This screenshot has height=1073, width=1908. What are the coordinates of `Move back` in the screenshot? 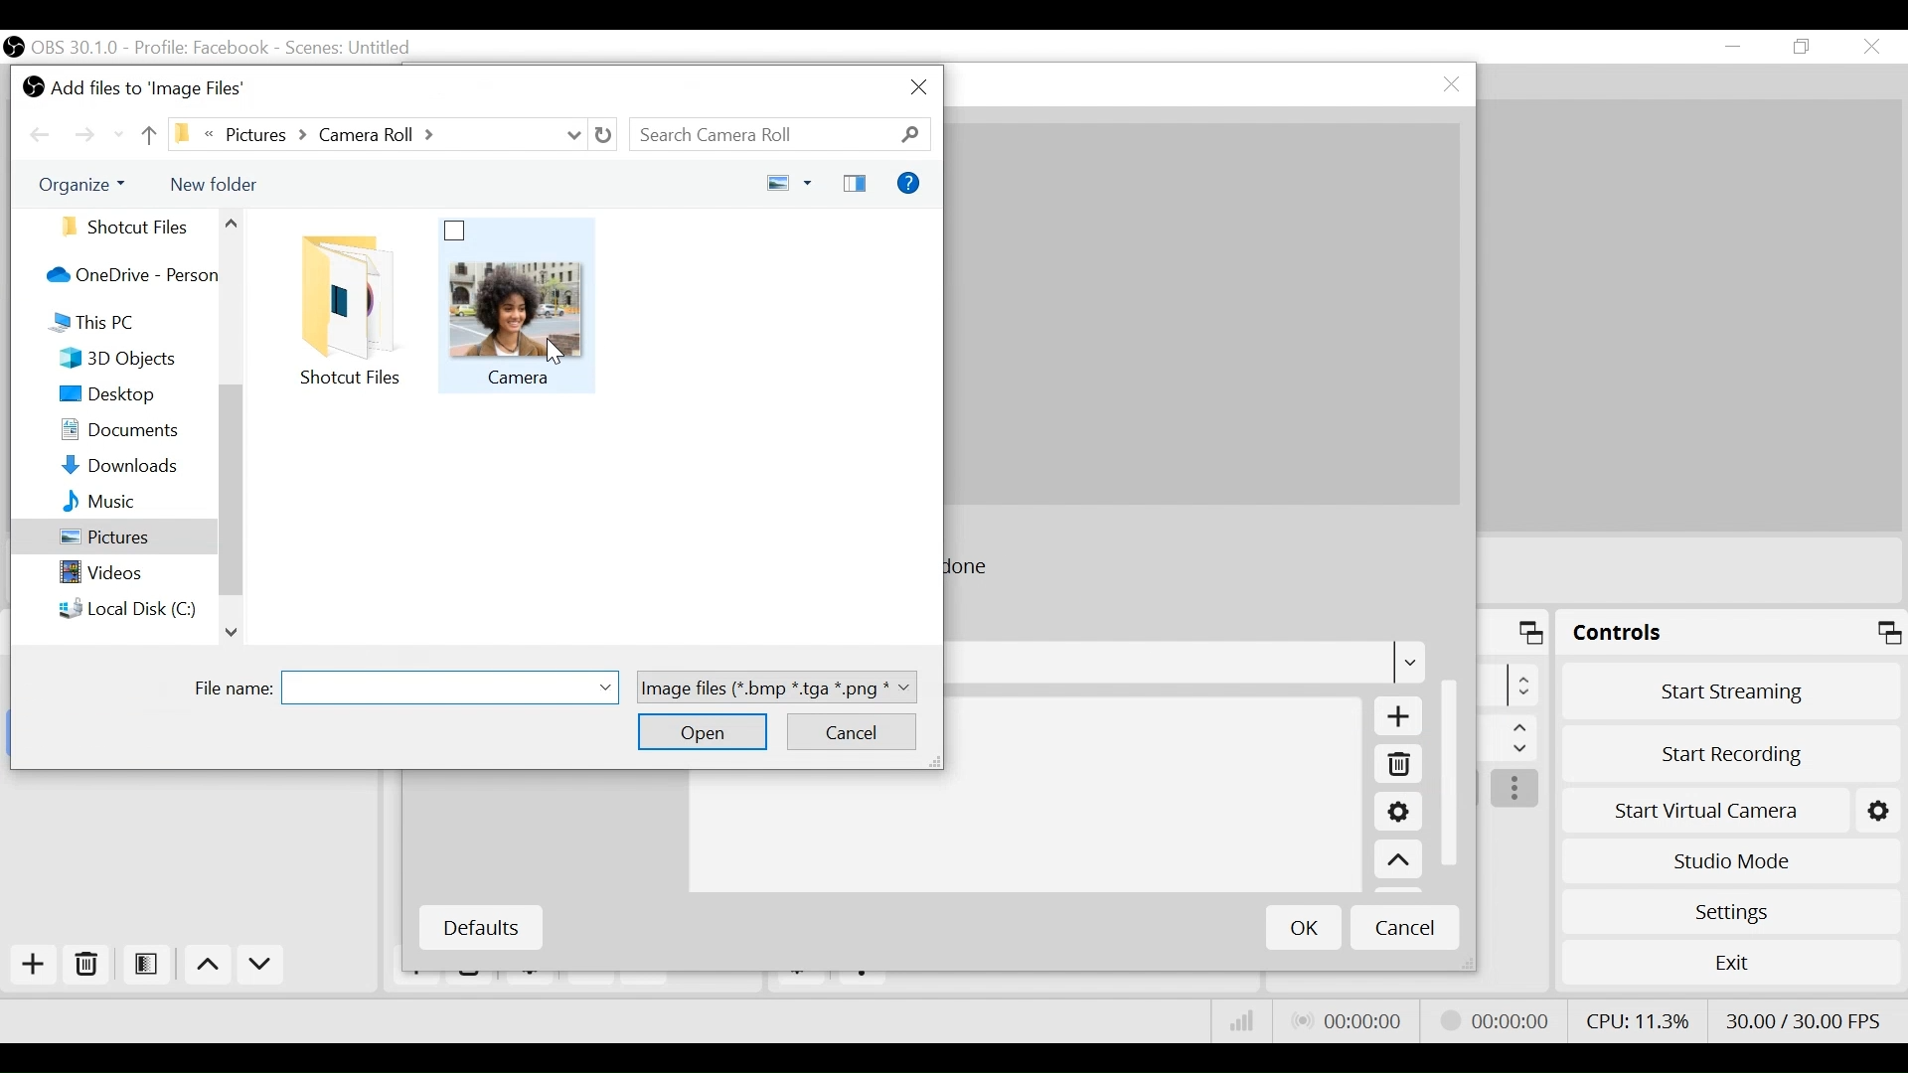 It's located at (43, 136).